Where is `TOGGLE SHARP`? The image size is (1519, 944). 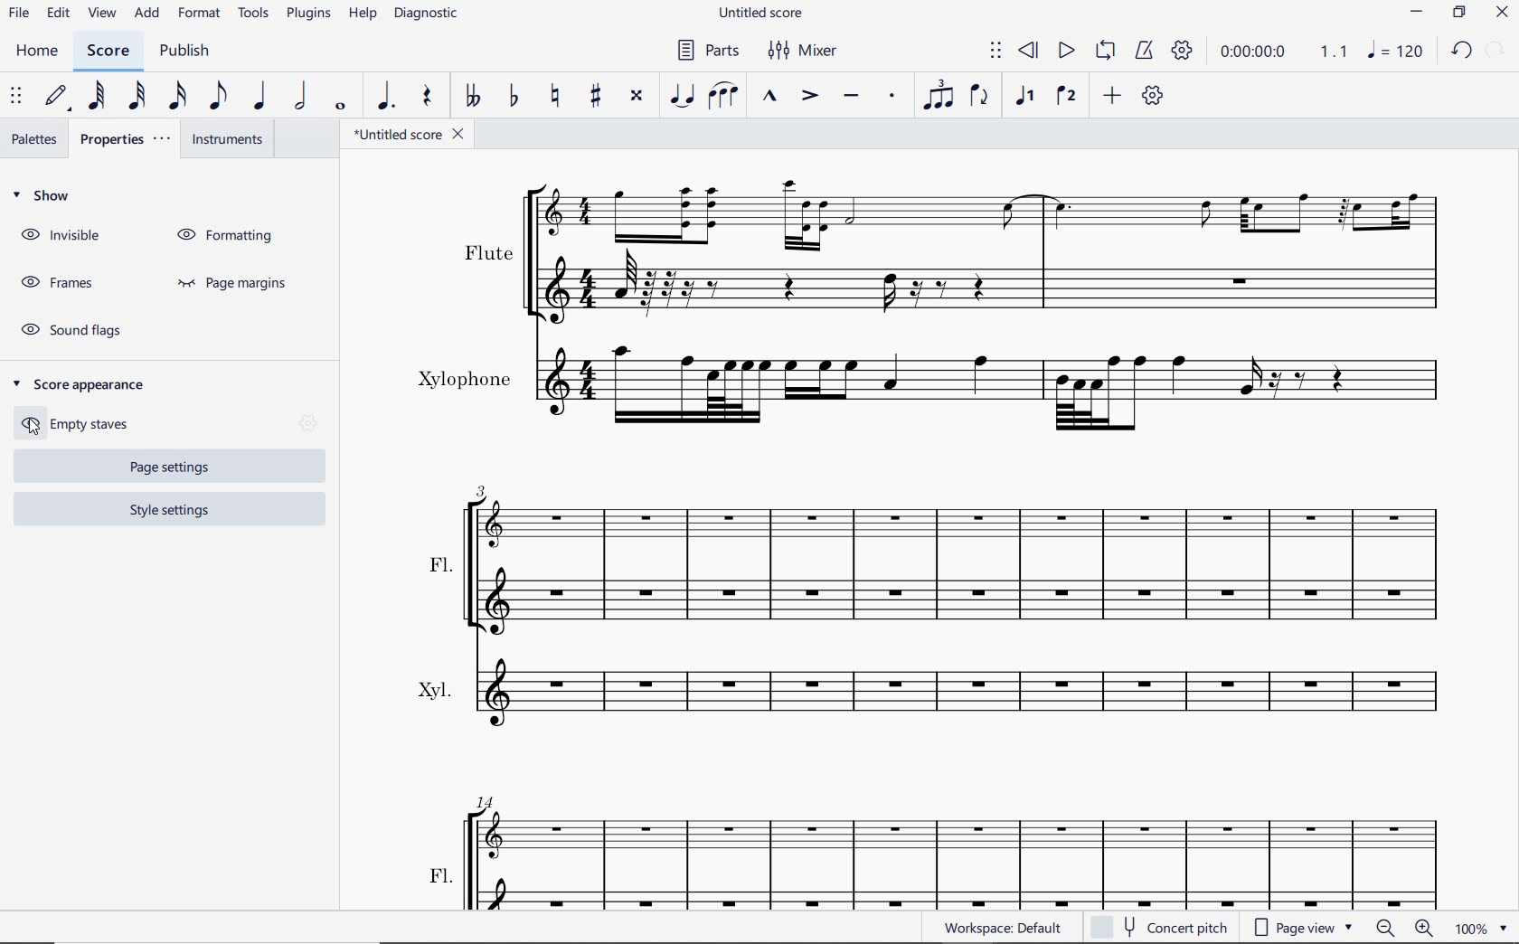
TOGGLE SHARP is located at coordinates (593, 97).